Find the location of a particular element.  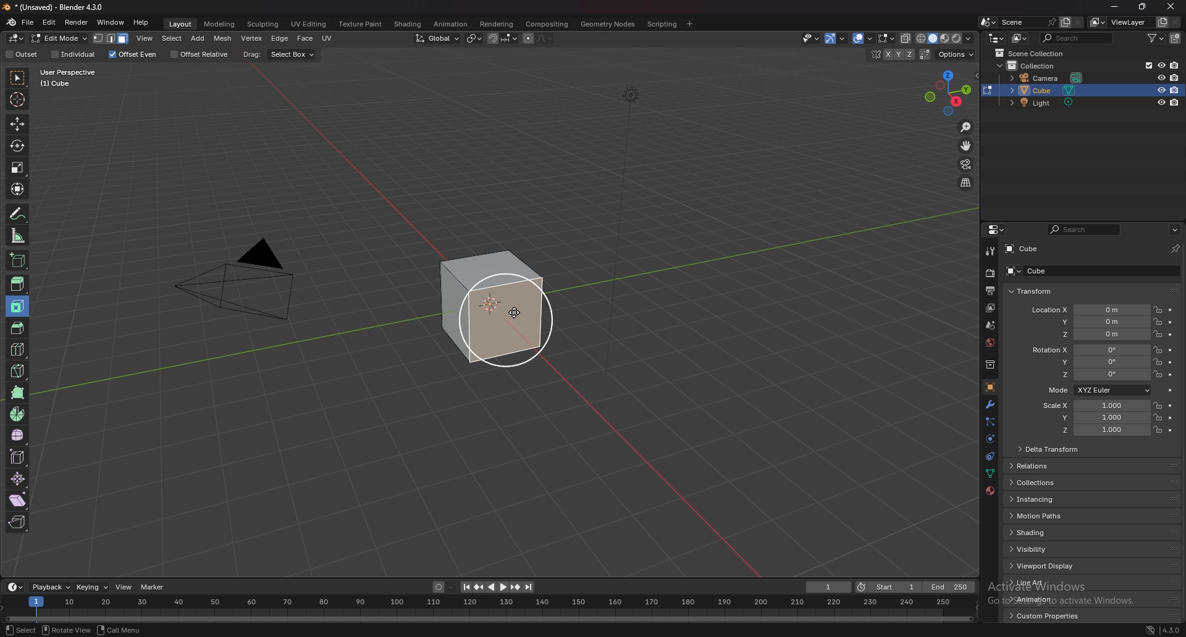

selector is located at coordinates (18, 78).